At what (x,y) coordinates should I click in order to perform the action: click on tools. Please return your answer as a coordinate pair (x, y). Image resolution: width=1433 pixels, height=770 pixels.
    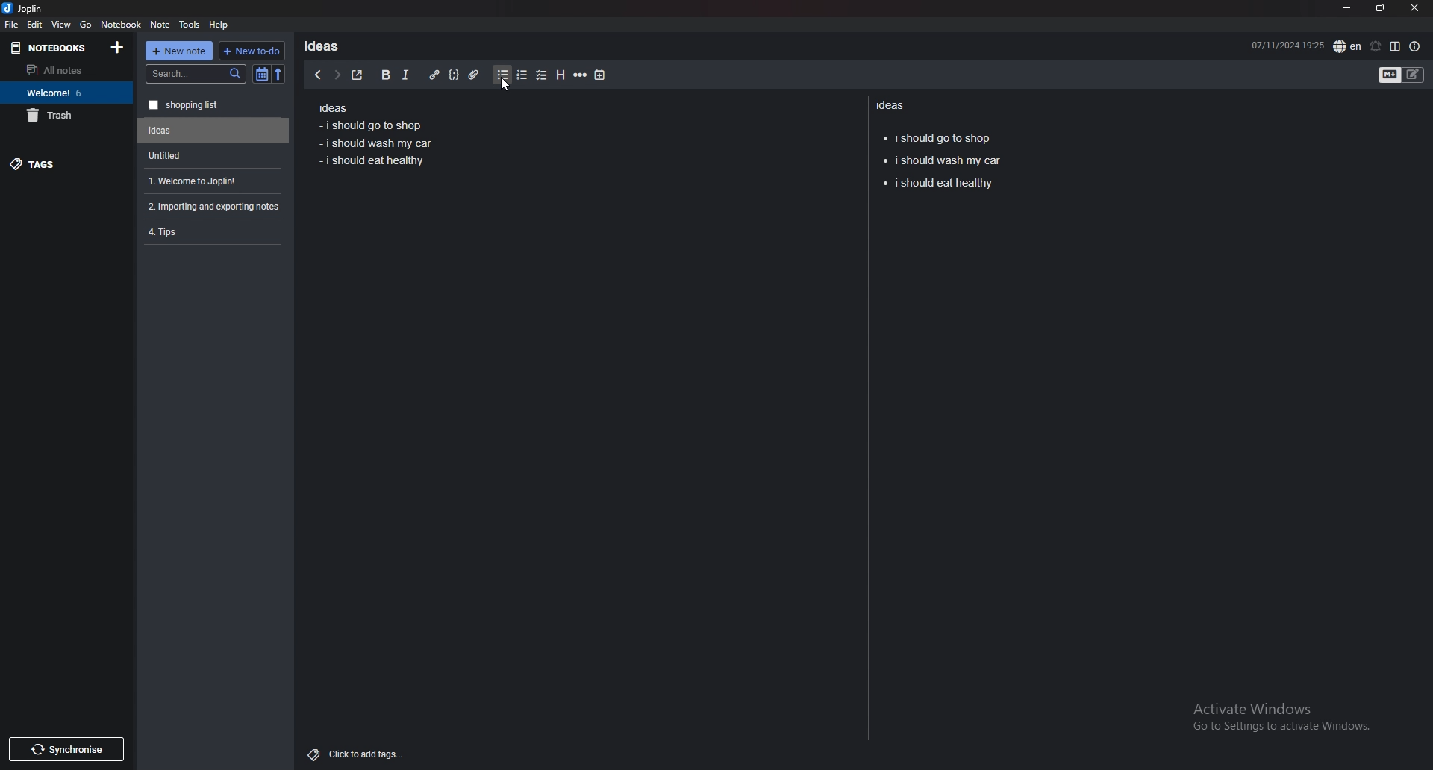
    Looking at the image, I should click on (190, 25).